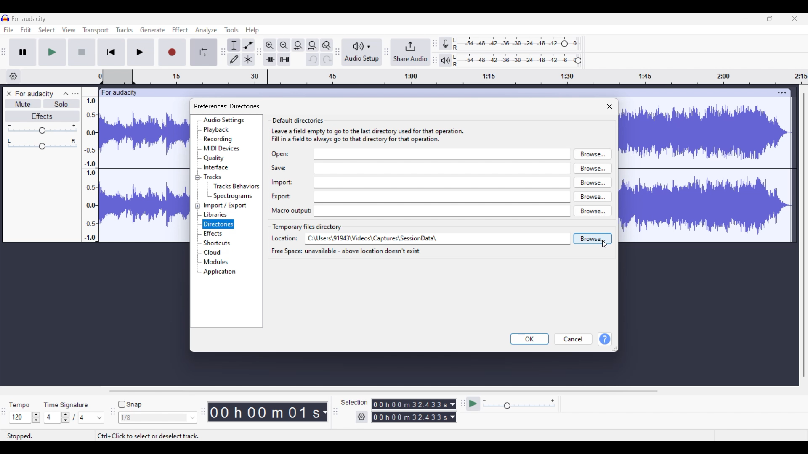 Image resolution: width=808 pixels, height=454 pixels. Describe the element at coordinates (698, 165) in the screenshot. I see `Current track` at that location.